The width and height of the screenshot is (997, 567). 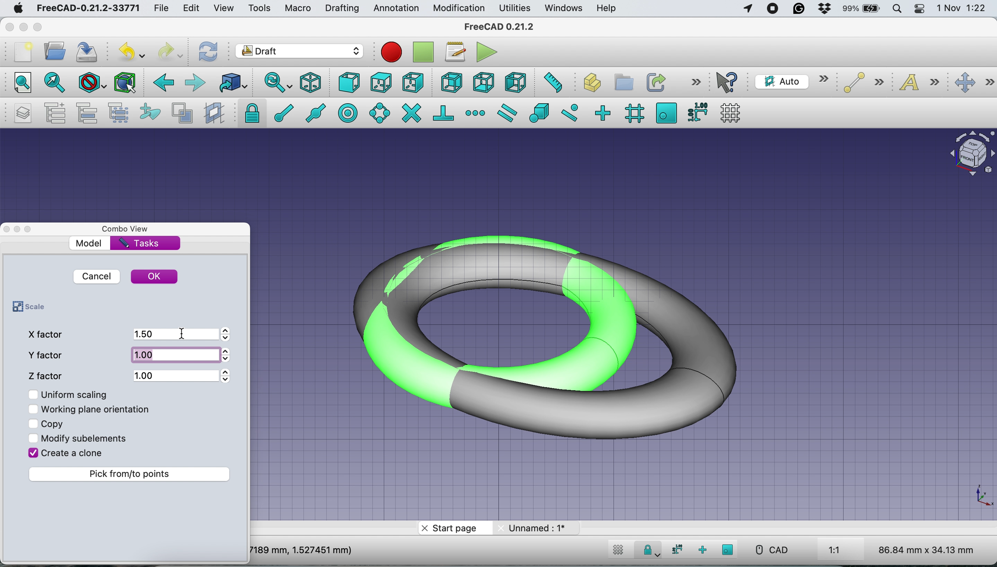 I want to click on create working plane proxy, so click(x=213, y=113).